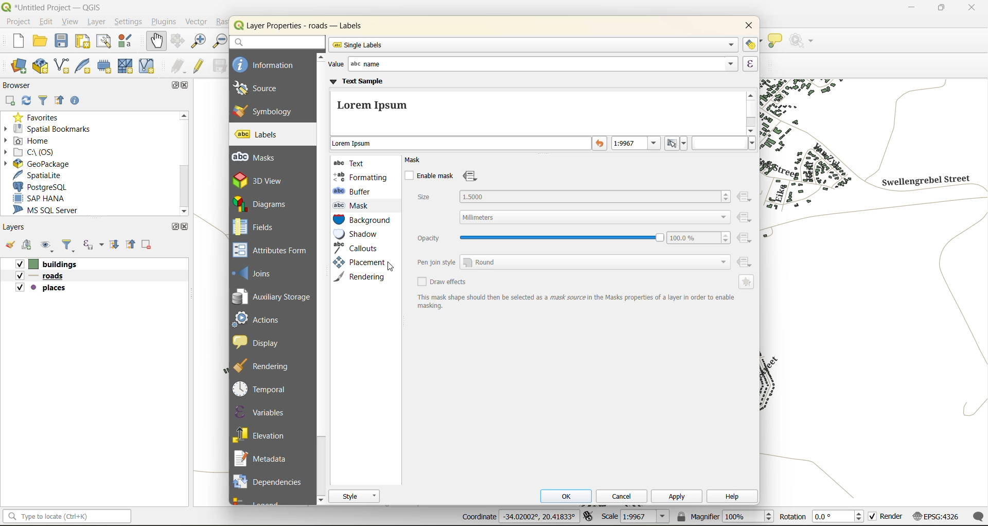 This screenshot has width=988, height=526. I want to click on opacity, so click(572, 238).